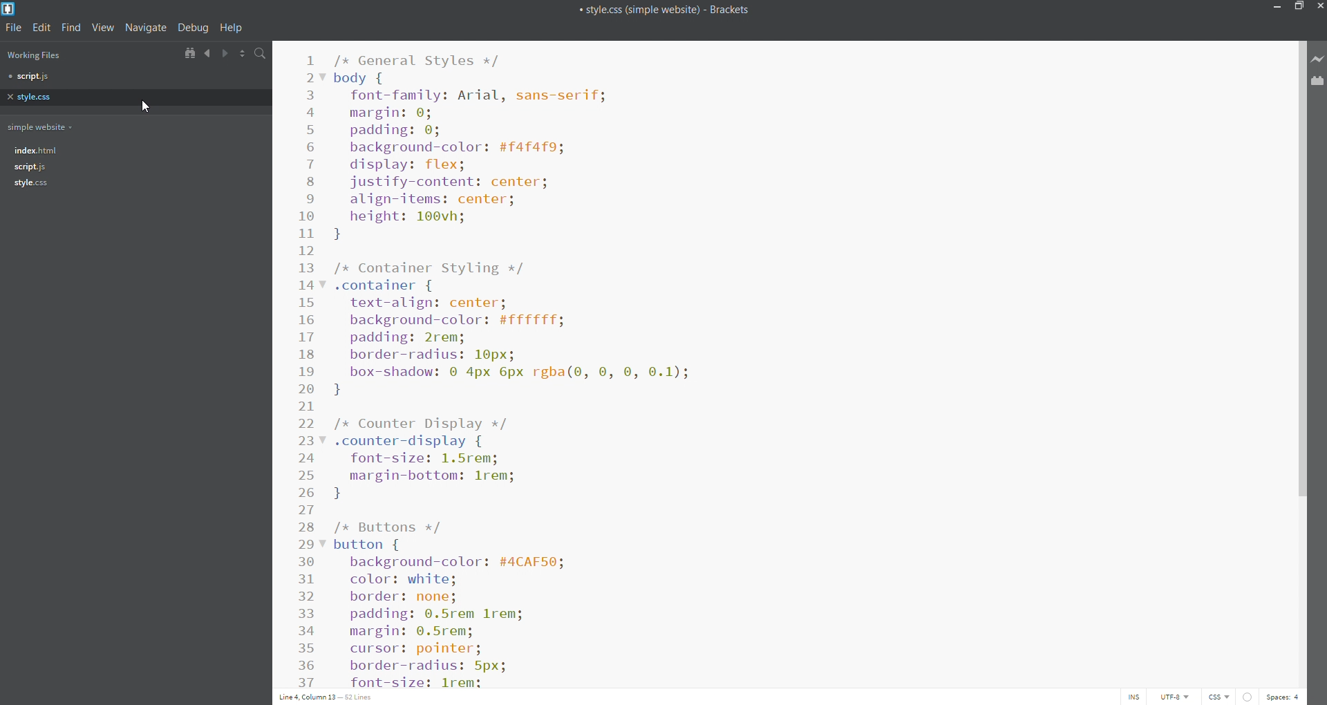  I want to click on navigate, so click(145, 28).